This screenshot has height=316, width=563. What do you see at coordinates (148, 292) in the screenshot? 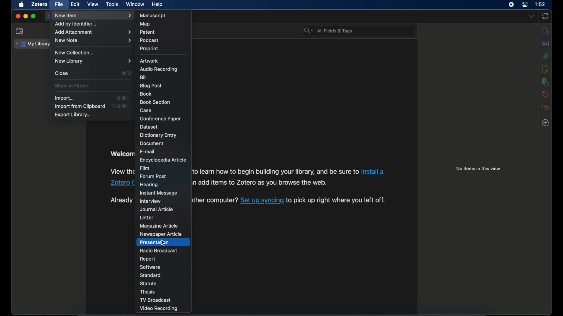
I see `thesis` at bounding box center [148, 292].